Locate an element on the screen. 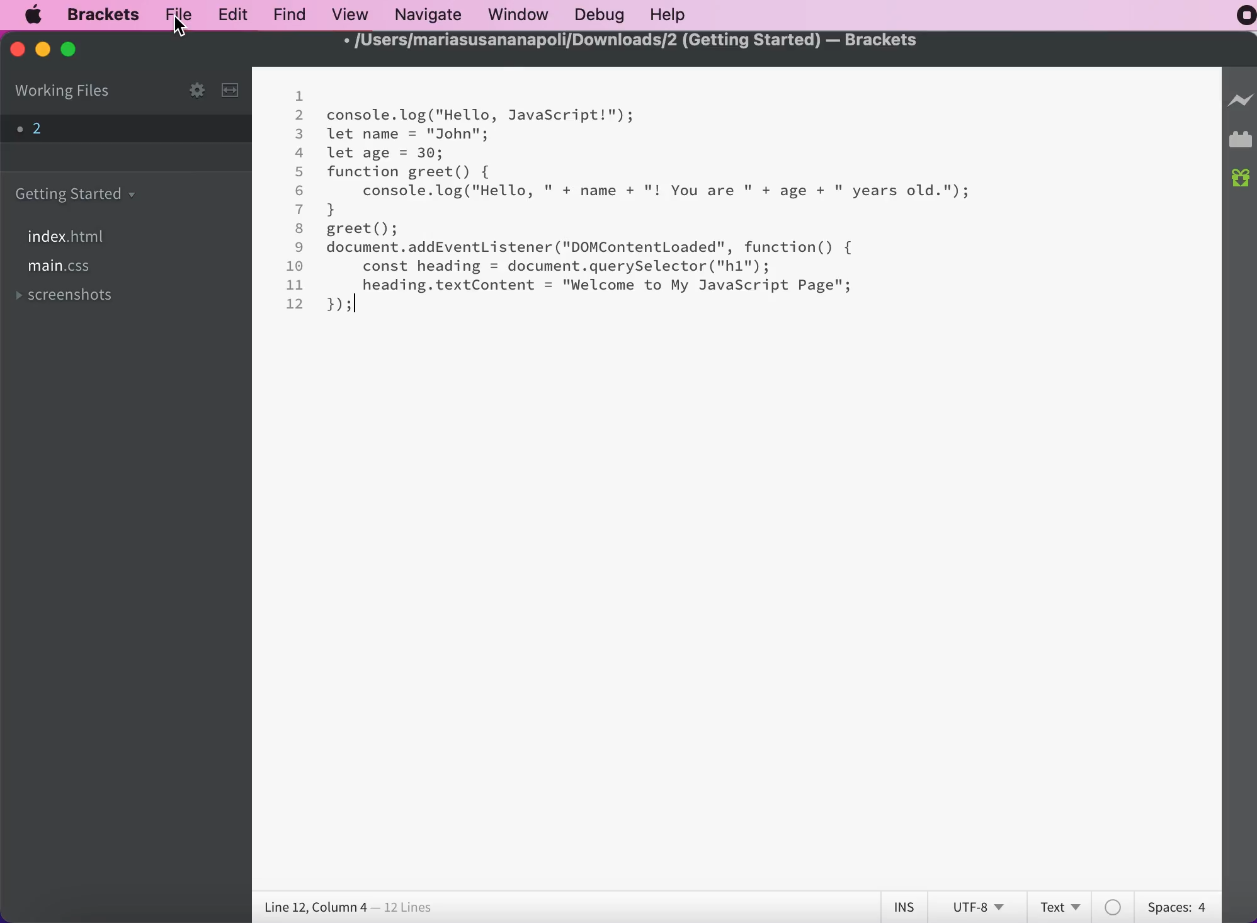 The image size is (1257, 923). 4 is located at coordinates (300, 152).